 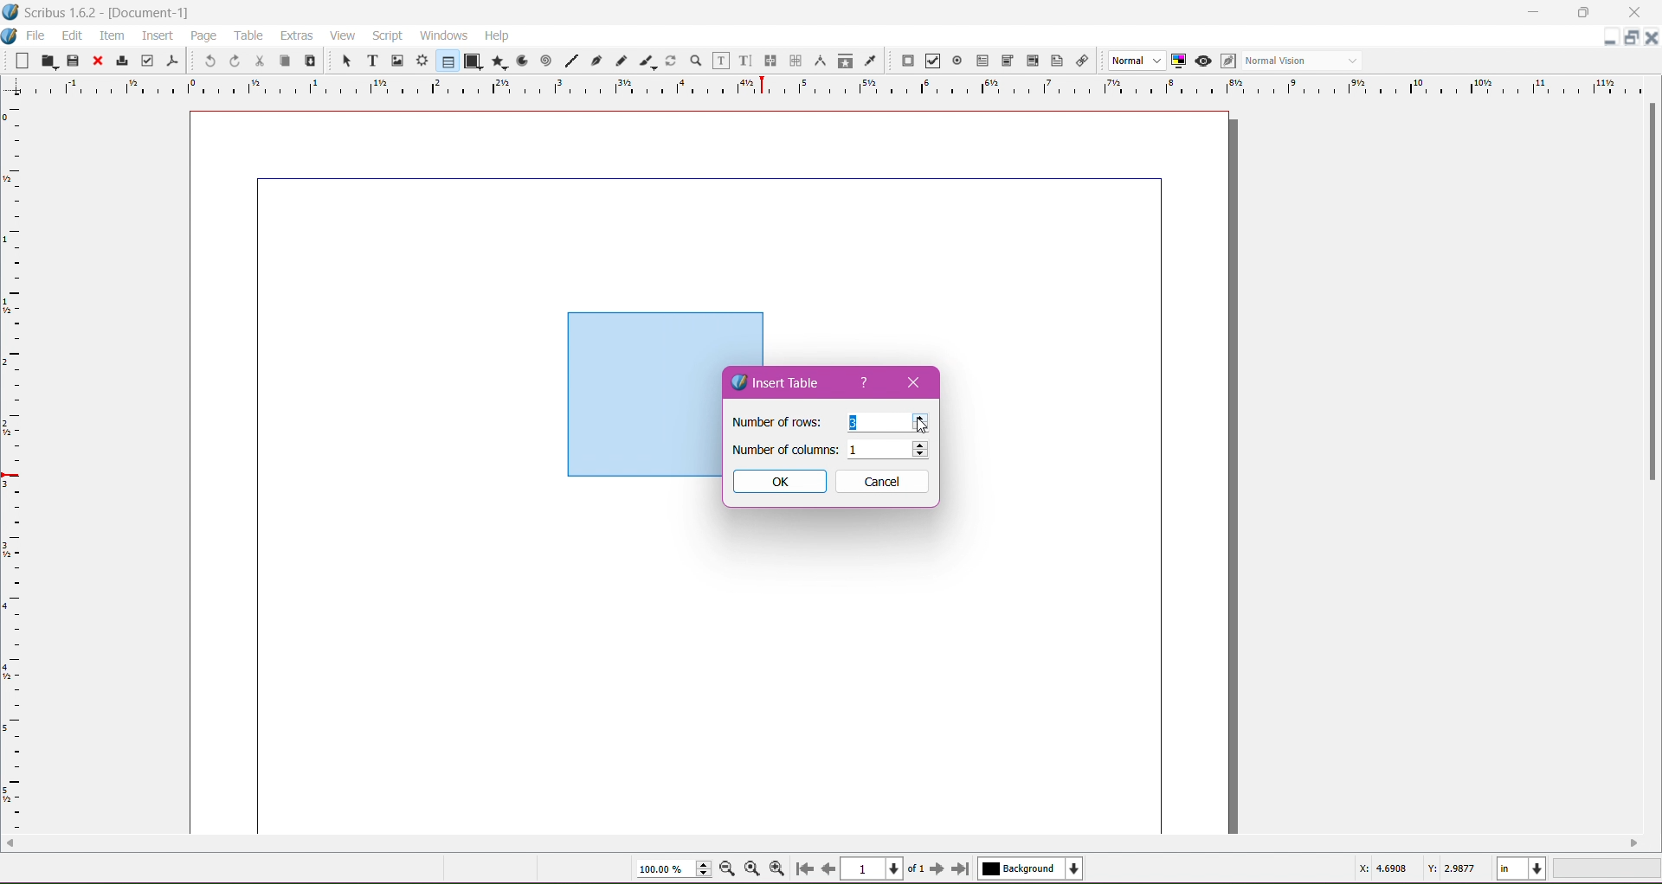 I want to click on Last Page, so click(x=964, y=870).